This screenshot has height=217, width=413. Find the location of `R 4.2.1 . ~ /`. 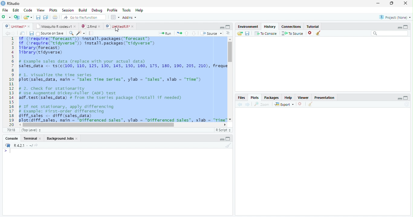

R 4.2.1 . ~ / is located at coordinates (23, 146).